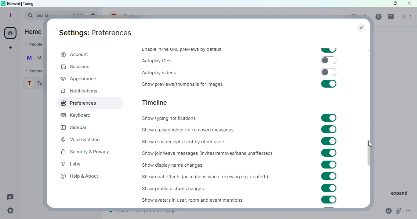 Image resolution: width=417 pixels, height=219 pixels. What do you see at coordinates (81, 139) in the screenshot?
I see `Voice and video` at bounding box center [81, 139].